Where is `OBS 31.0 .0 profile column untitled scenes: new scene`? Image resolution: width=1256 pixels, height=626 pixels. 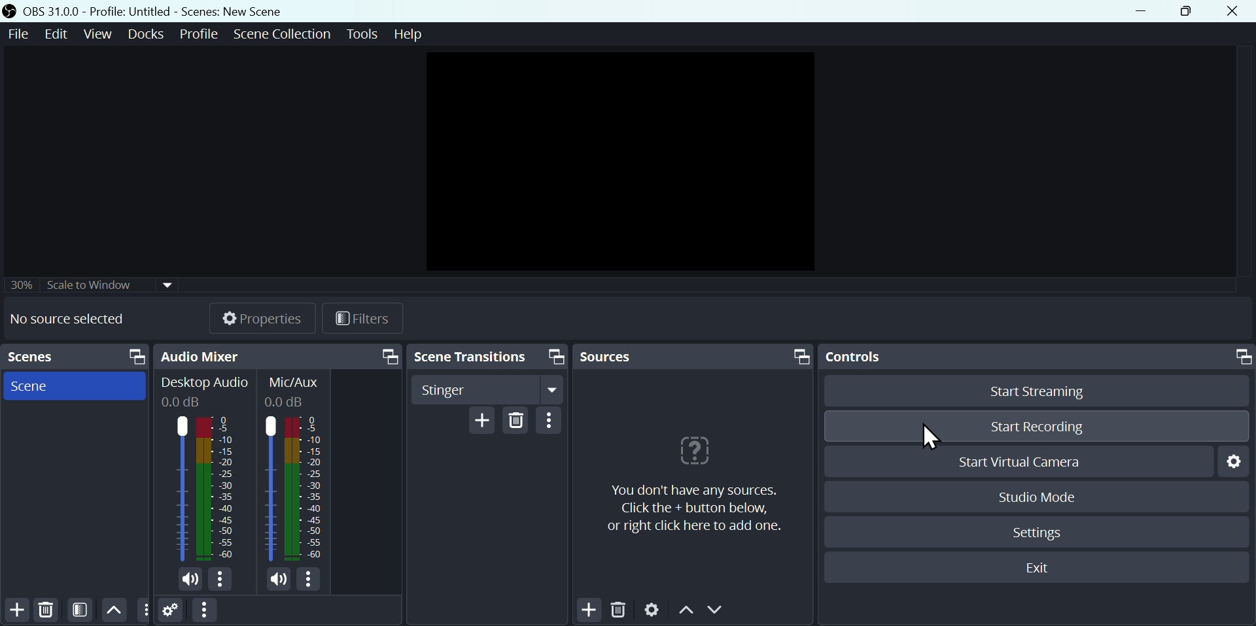
OBS 31.0 .0 profile column untitled scenes: new scene is located at coordinates (166, 10).